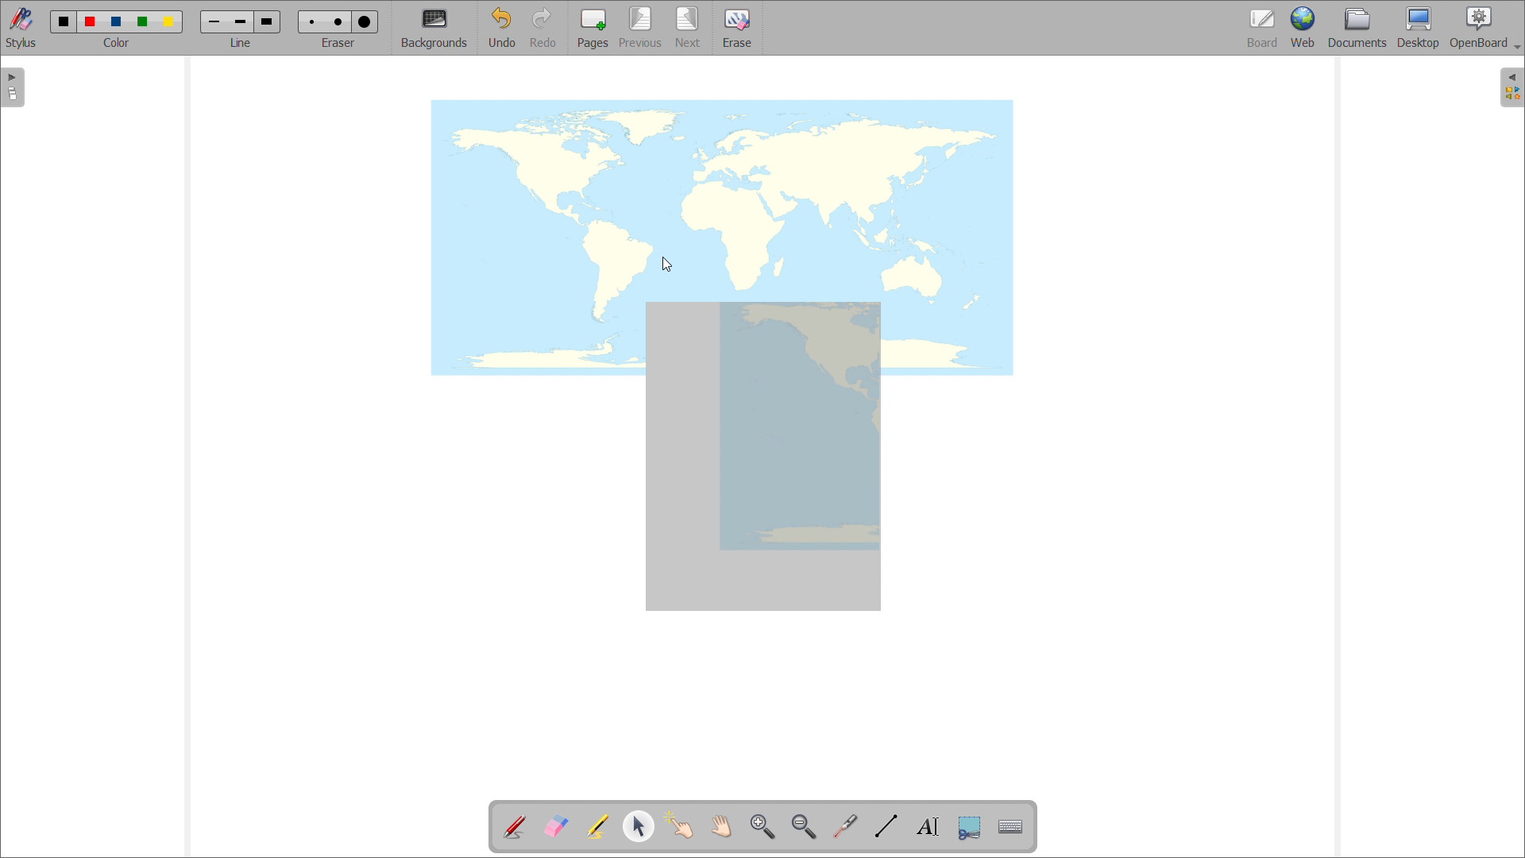  Describe the element at coordinates (171, 22) in the screenshot. I see `yellow` at that location.